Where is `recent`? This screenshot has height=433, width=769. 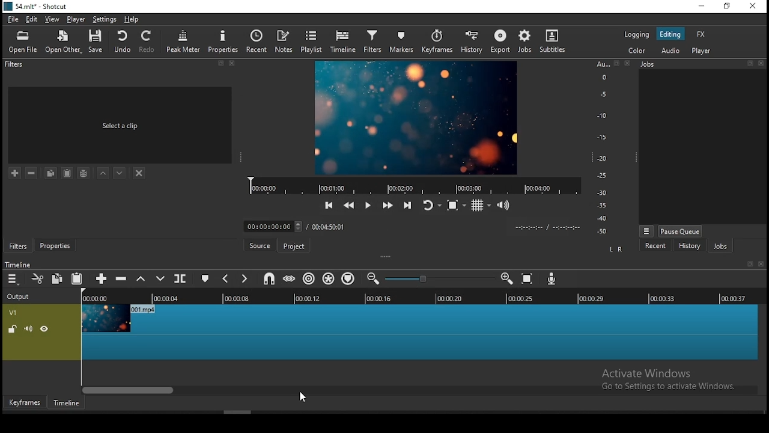
recent is located at coordinates (257, 40).